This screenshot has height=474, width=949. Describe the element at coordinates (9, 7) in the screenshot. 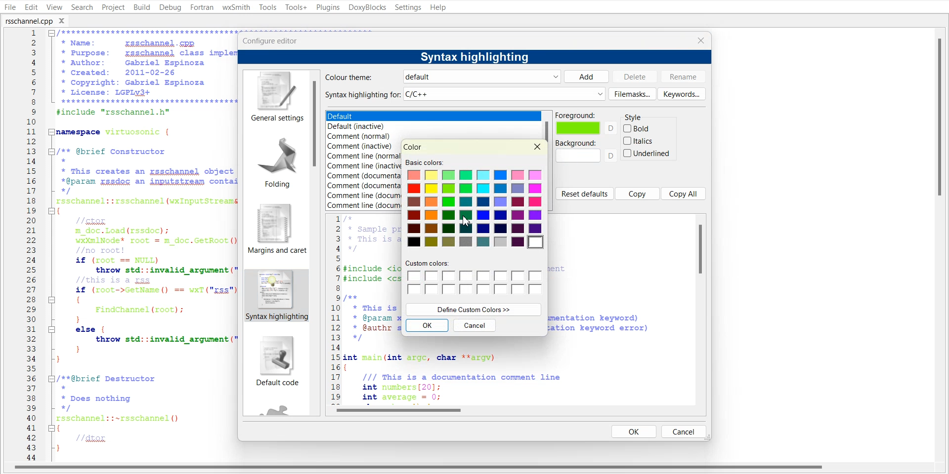

I see `File` at that location.